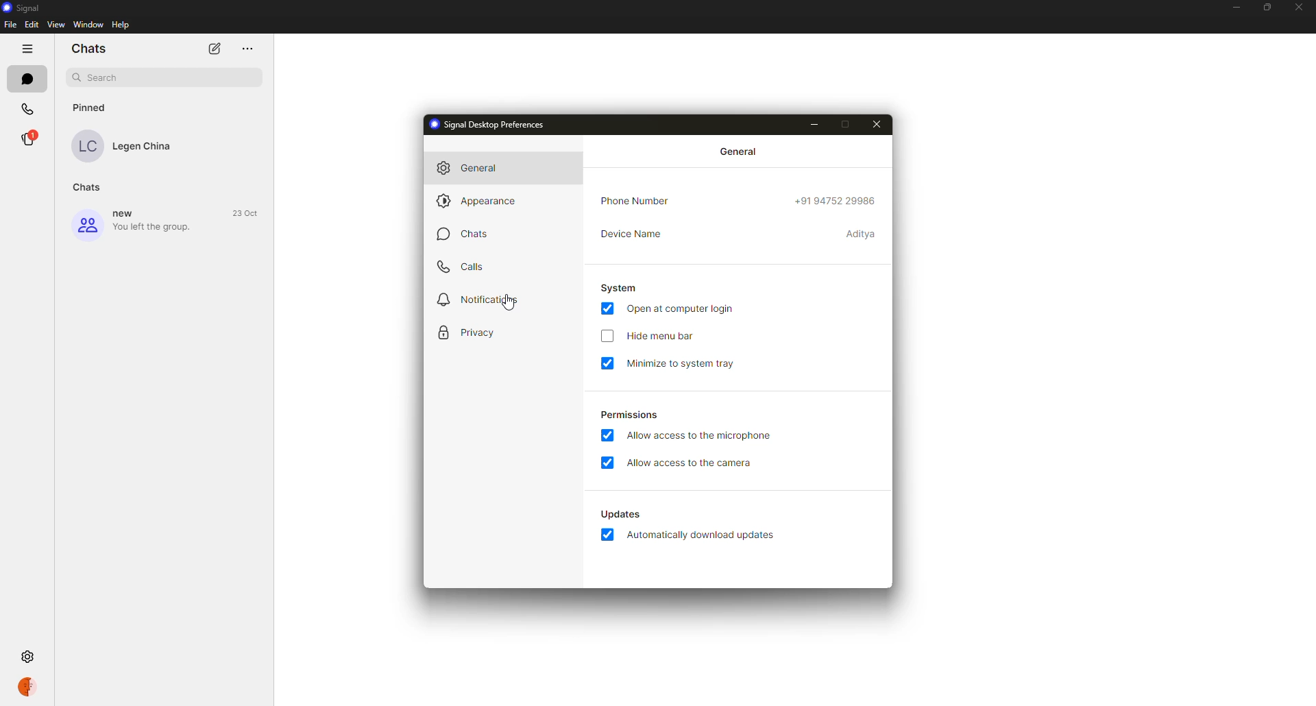  What do you see at coordinates (88, 24) in the screenshot?
I see `‘Window` at bounding box center [88, 24].